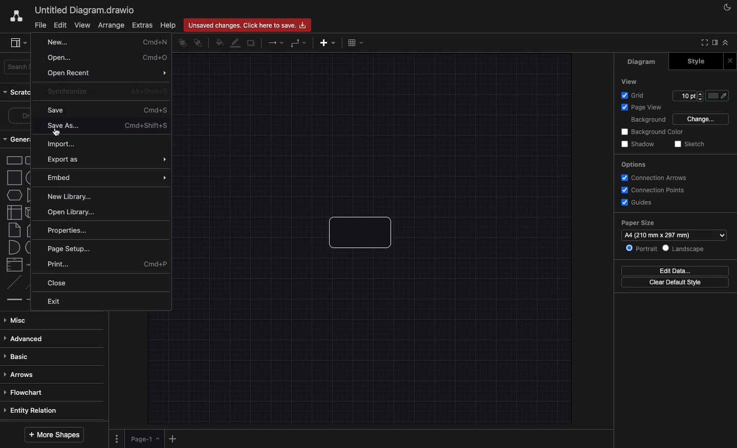  I want to click on Shadow, so click(637, 145).